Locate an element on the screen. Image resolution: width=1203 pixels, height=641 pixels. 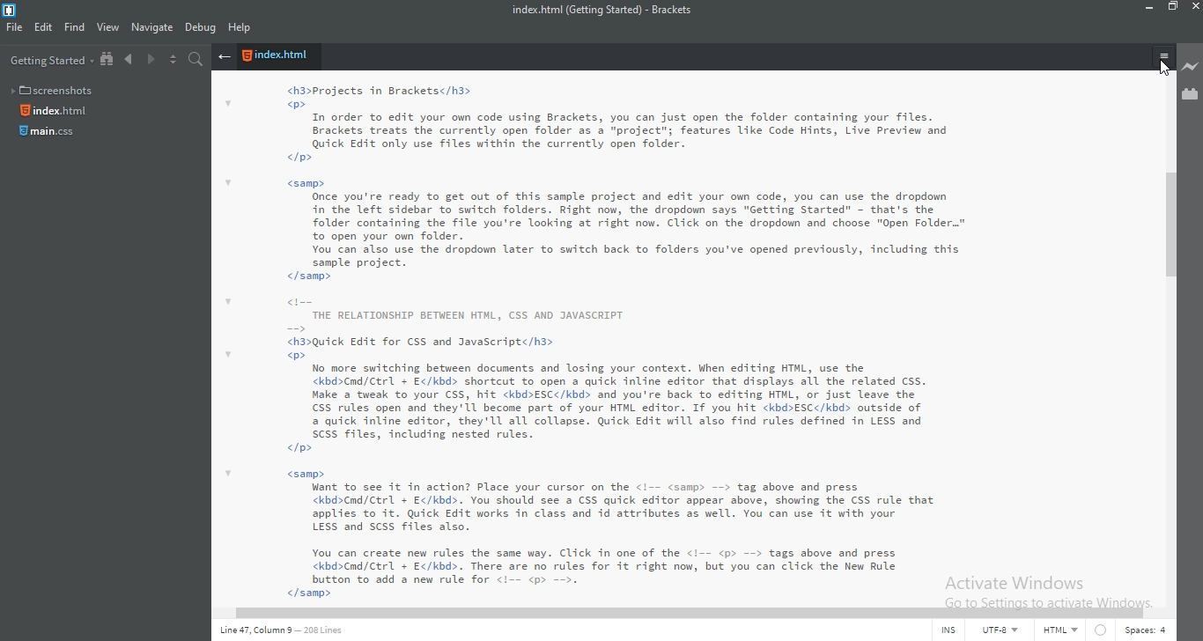
Debug is located at coordinates (201, 29).